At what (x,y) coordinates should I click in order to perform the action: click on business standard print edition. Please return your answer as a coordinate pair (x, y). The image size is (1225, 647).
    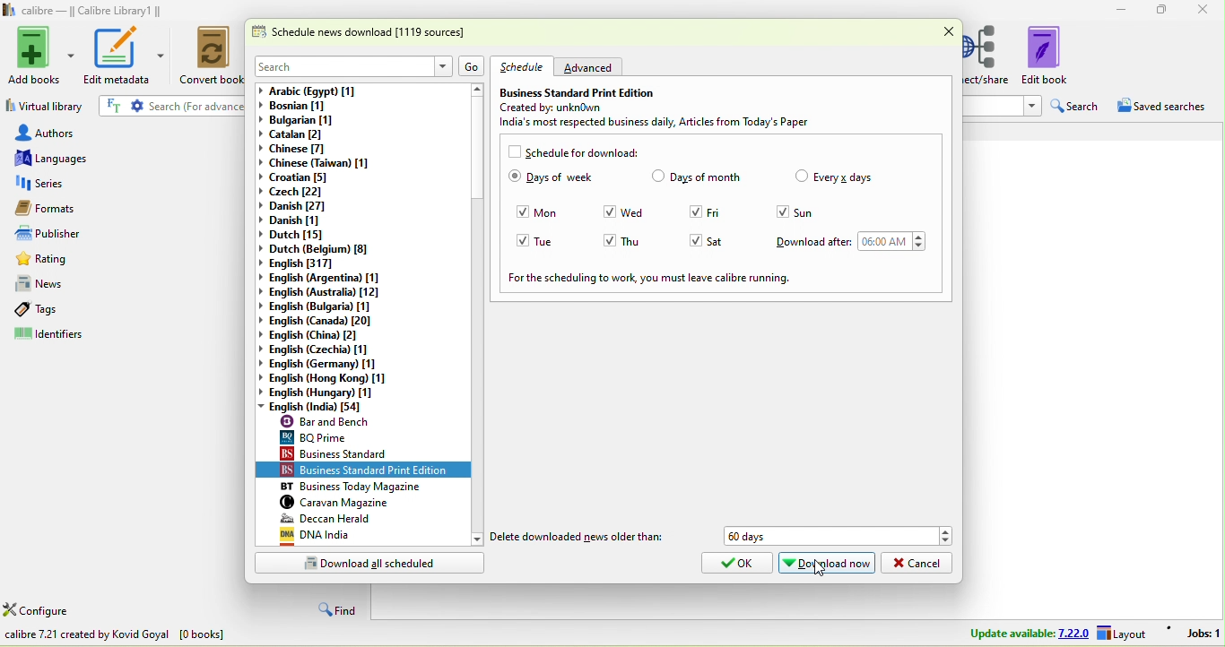
    Looking at the image, I should click on (370, 470).